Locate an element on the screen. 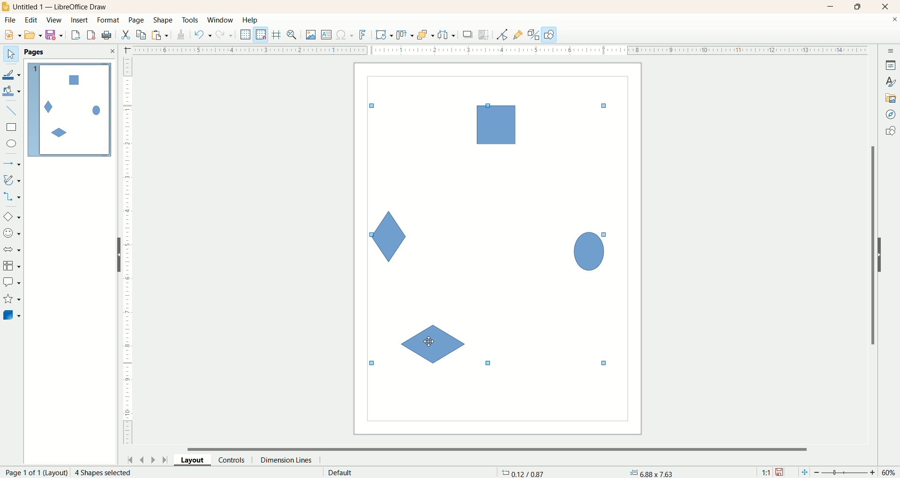 This screenshot has height=478, width=900. anchor point is located at coordinates (650, 473).